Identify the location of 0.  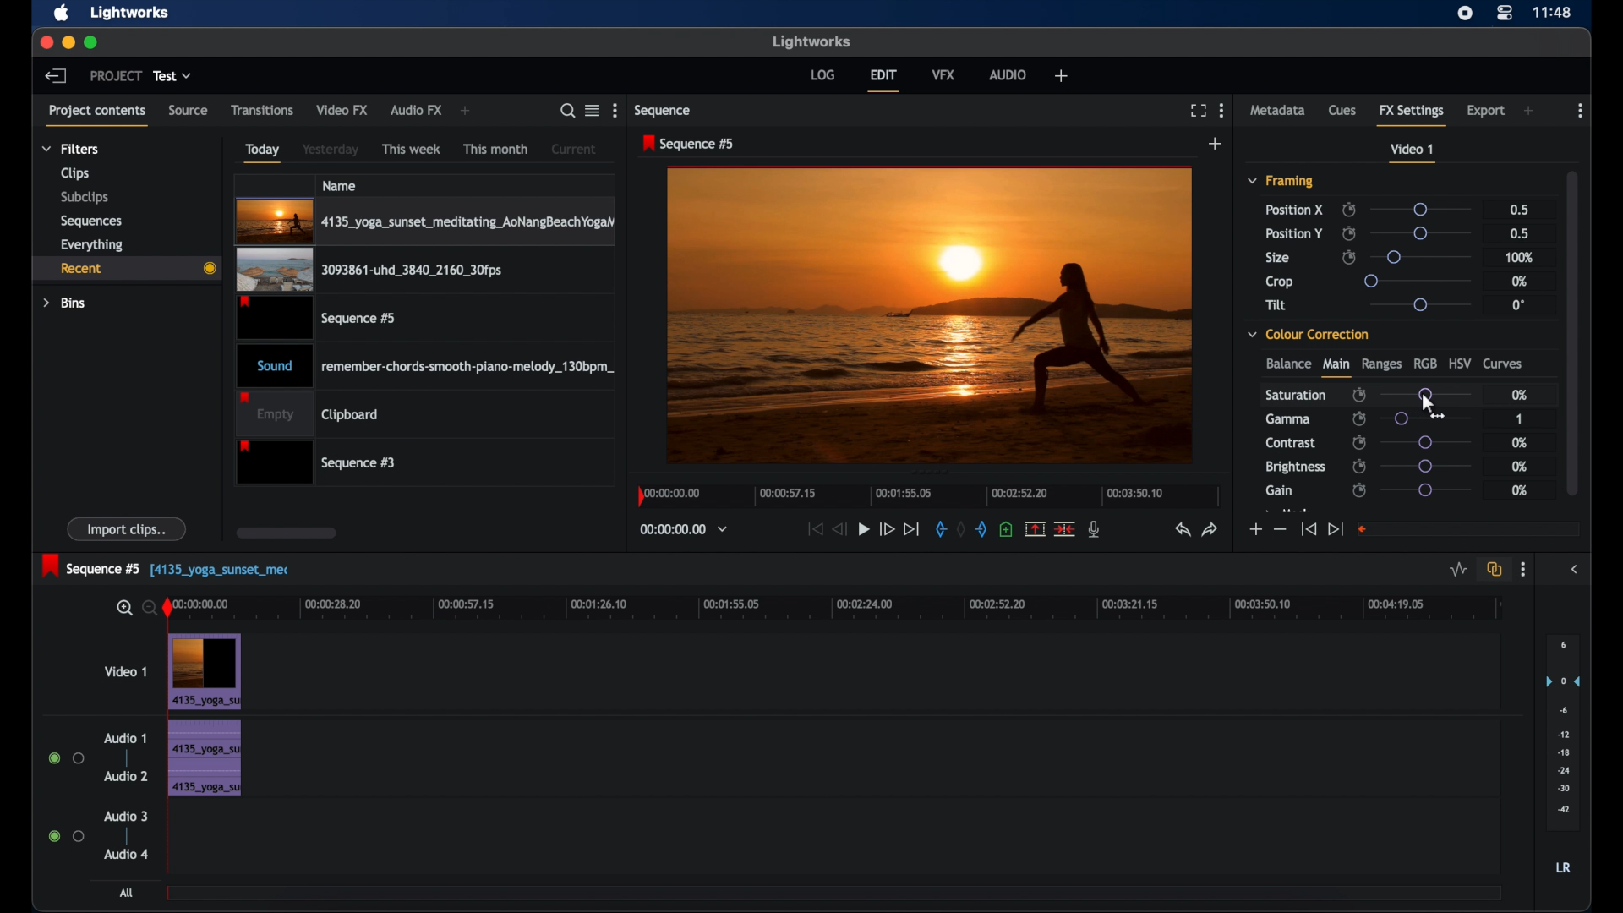
(1521, 304).